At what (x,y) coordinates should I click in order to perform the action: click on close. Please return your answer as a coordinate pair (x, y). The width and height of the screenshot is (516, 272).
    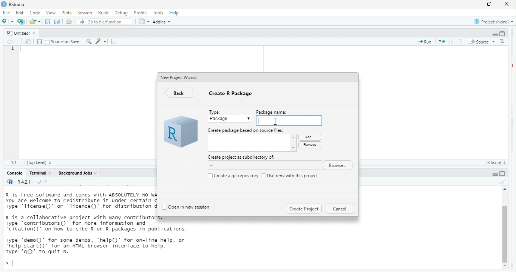
    Looking at the image, I should click on (97, 173).